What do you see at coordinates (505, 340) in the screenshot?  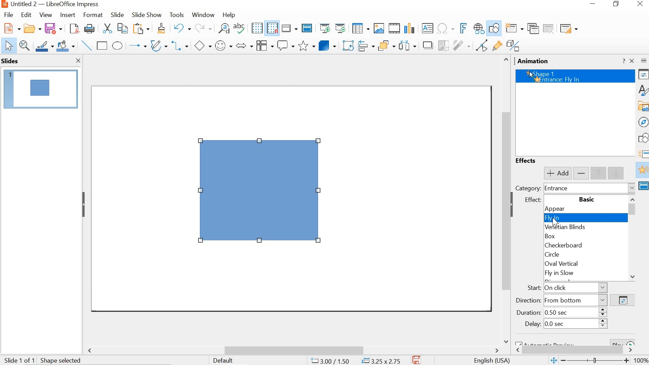 I see `Move down` at bounding box center [505, 340].